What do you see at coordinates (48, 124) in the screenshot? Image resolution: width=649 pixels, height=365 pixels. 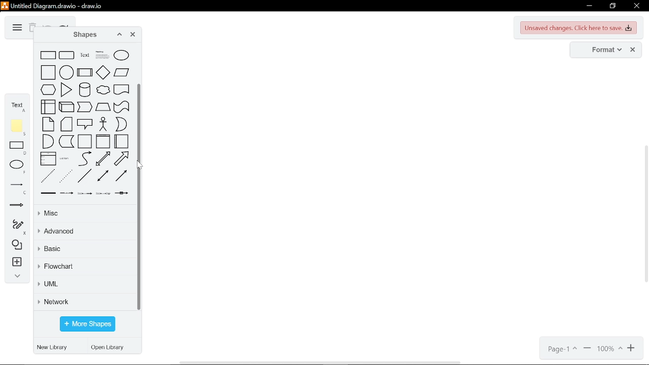 I see `note` at bounding box center [48, 124].